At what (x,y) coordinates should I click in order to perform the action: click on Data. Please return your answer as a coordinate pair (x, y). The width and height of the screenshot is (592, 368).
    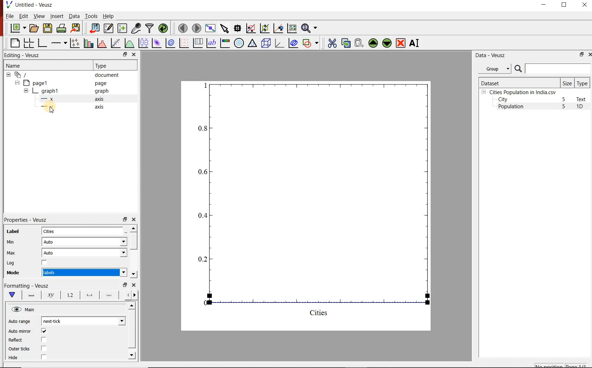
    Looking at the image, I should click on (74, 17).